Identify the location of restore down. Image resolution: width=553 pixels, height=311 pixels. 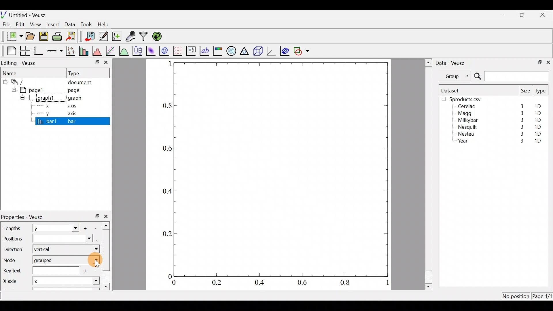
(538, 62).